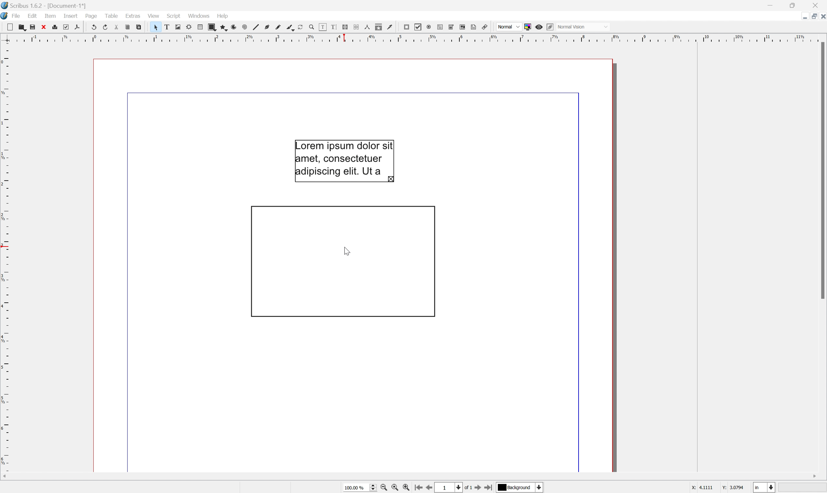 The image size is (827, 493). What do you see at coordinates (66, 28) in the screenshot?
I see `Preflight verifier` at bounding box center [66, 28].